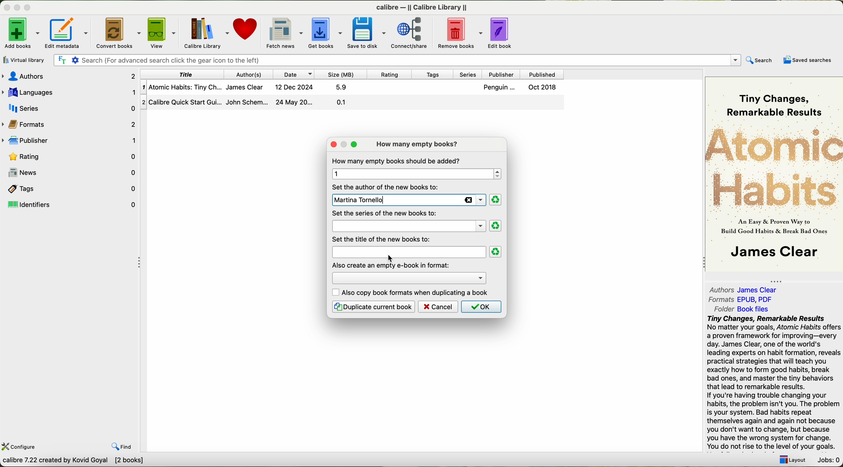 The height and width of the screenshot is (467, 843). I want to click on search, so click(761, 59).